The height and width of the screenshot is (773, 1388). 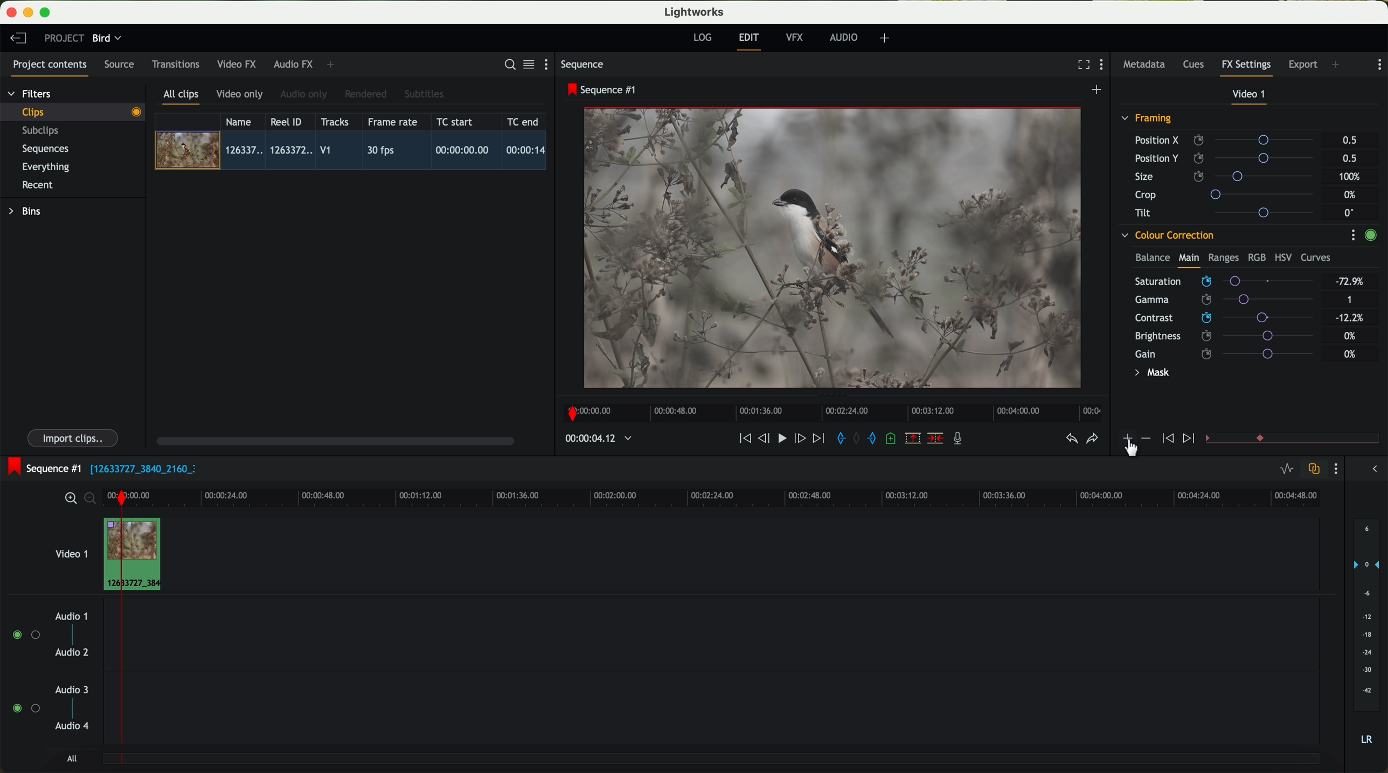 What do you see at coordinates (1350, 301) in the screenshot?
I see `1` at bounding box center [1350, 301].